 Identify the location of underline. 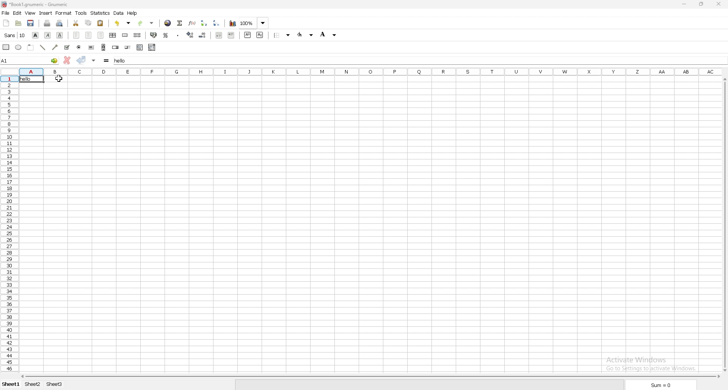
(60, 36).